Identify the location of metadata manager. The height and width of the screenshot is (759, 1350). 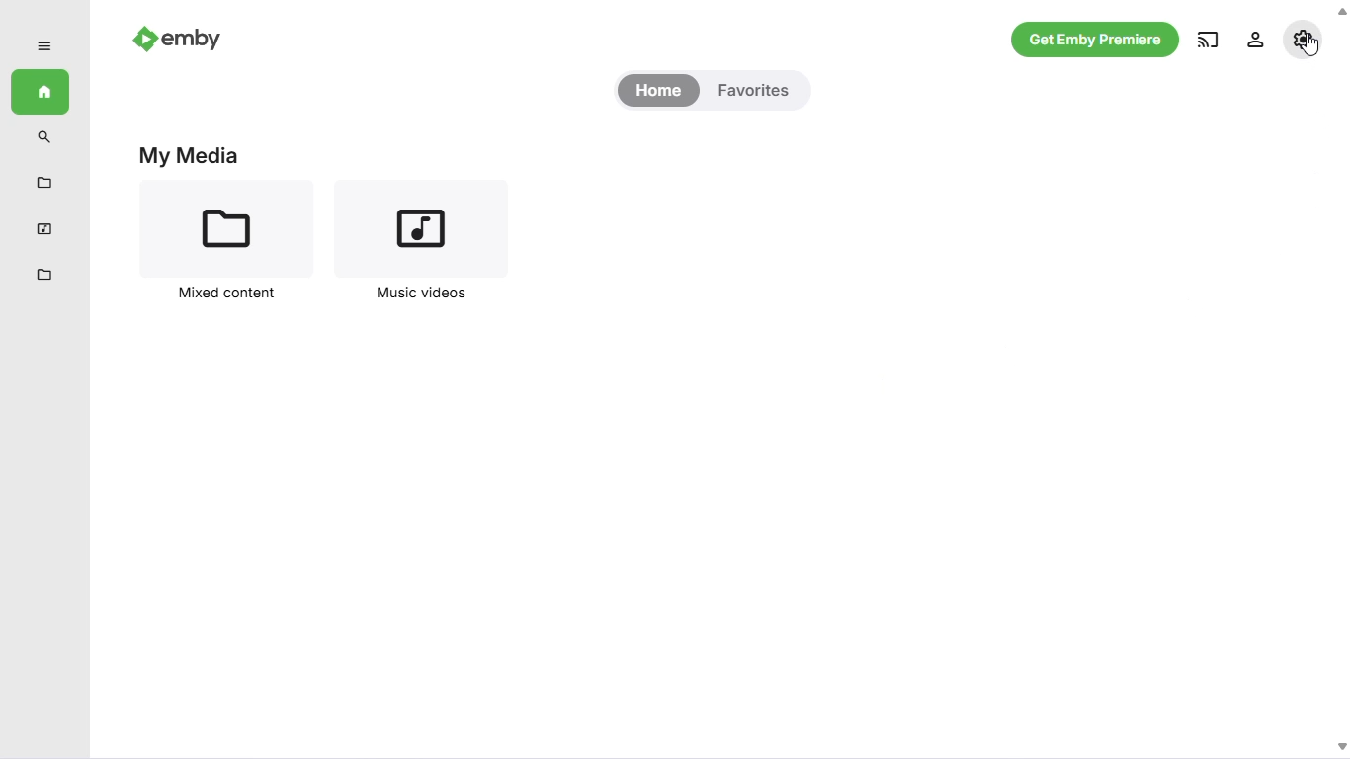
(45, 183).